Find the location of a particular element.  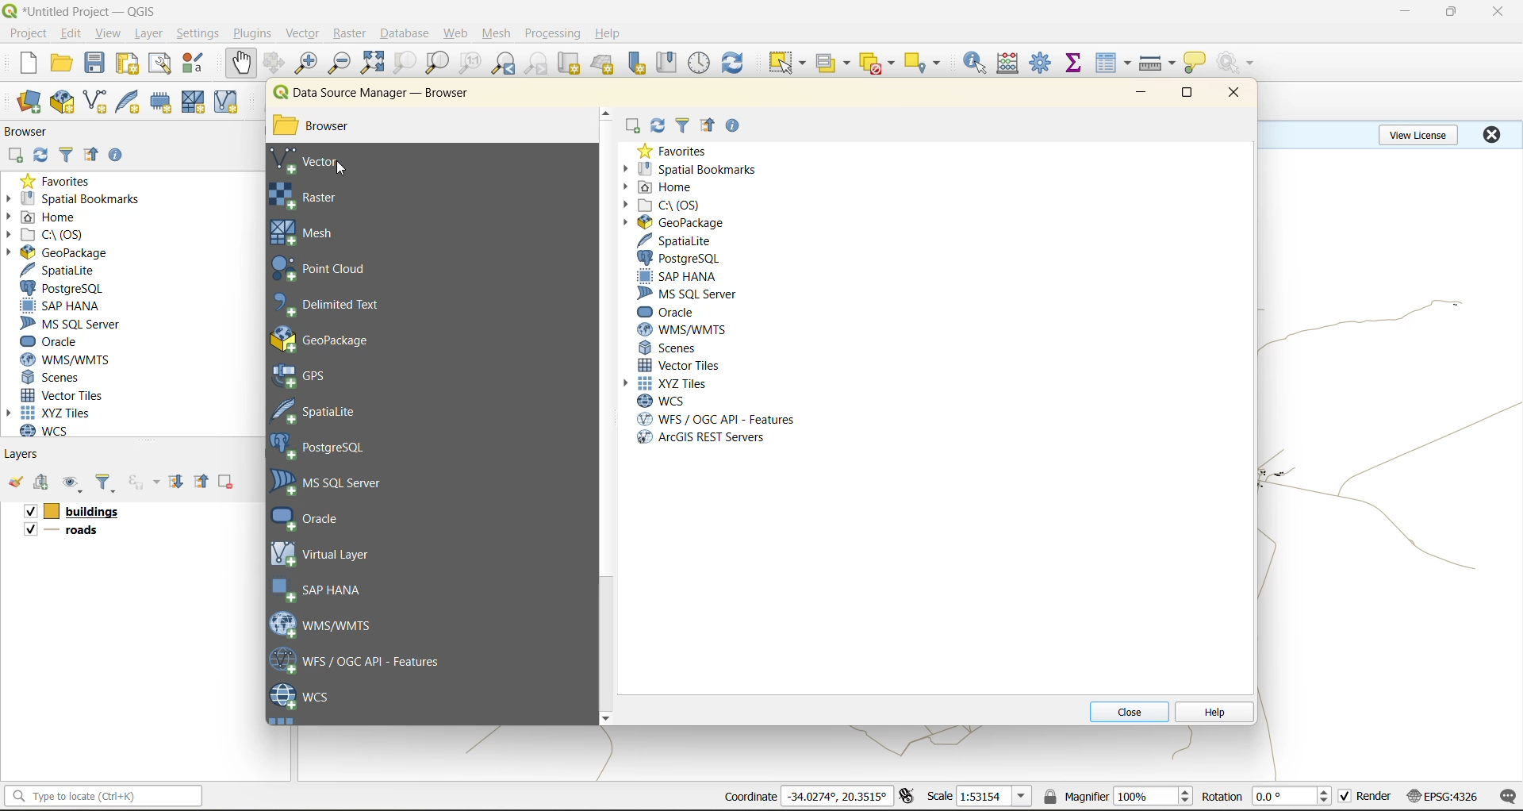

rotation is located at coordinates (1295, 797).